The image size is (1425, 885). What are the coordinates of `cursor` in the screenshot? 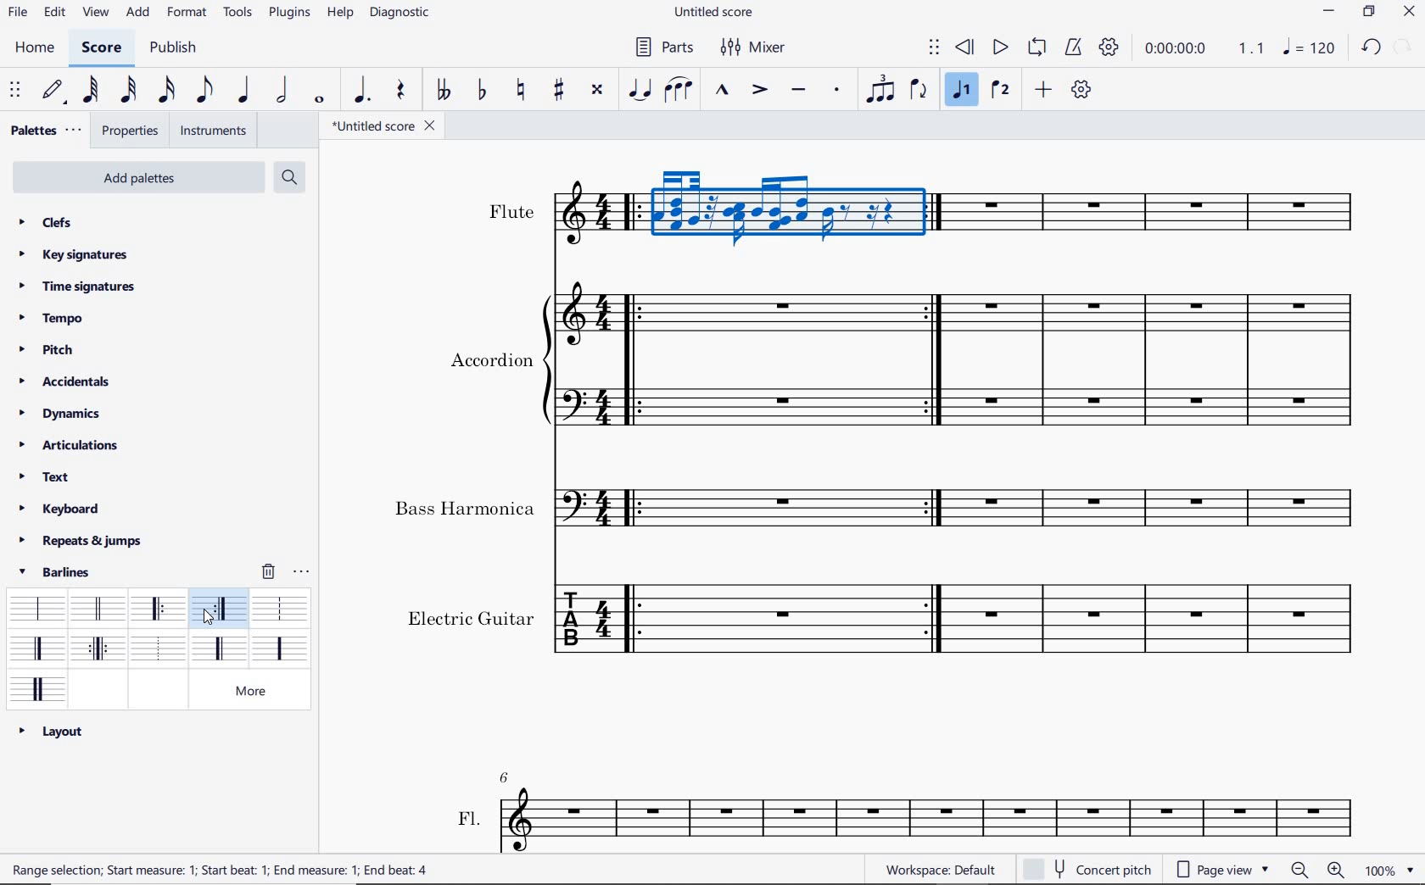 It's located at (208, 620).